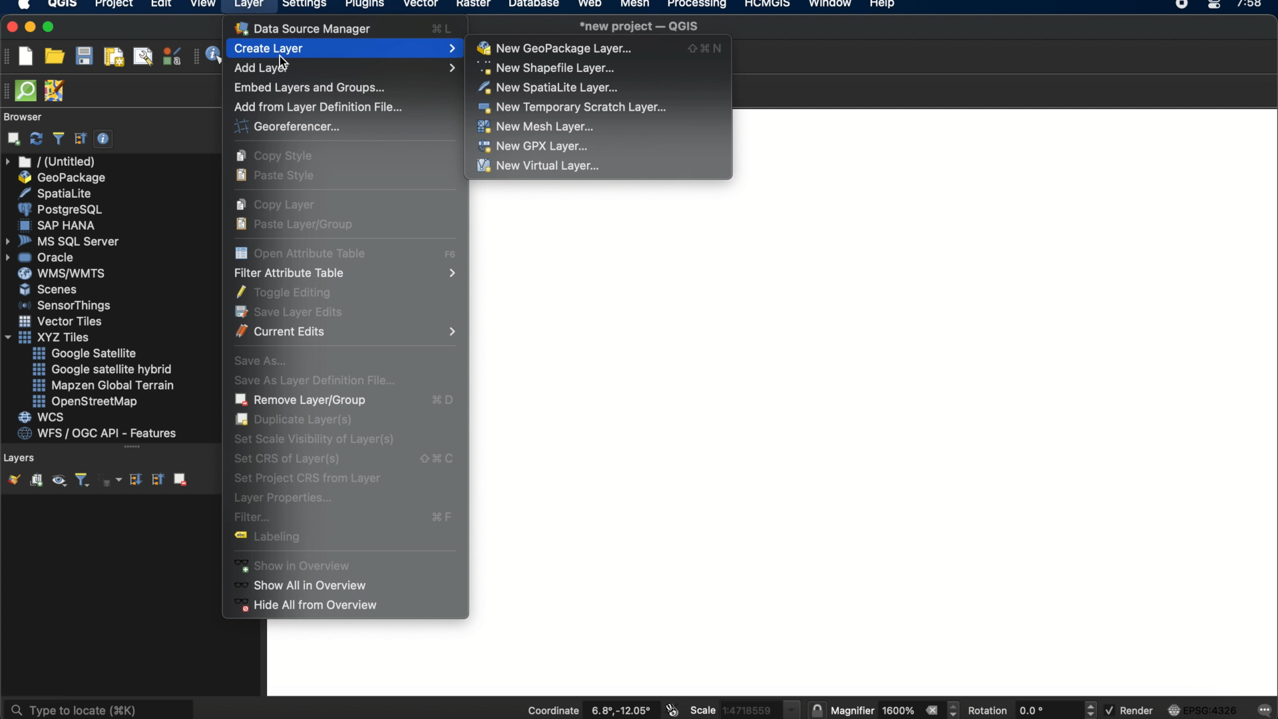 This screenshot has height=719, width=1278. I want to click on add from layer definition file, so click(320, 107).